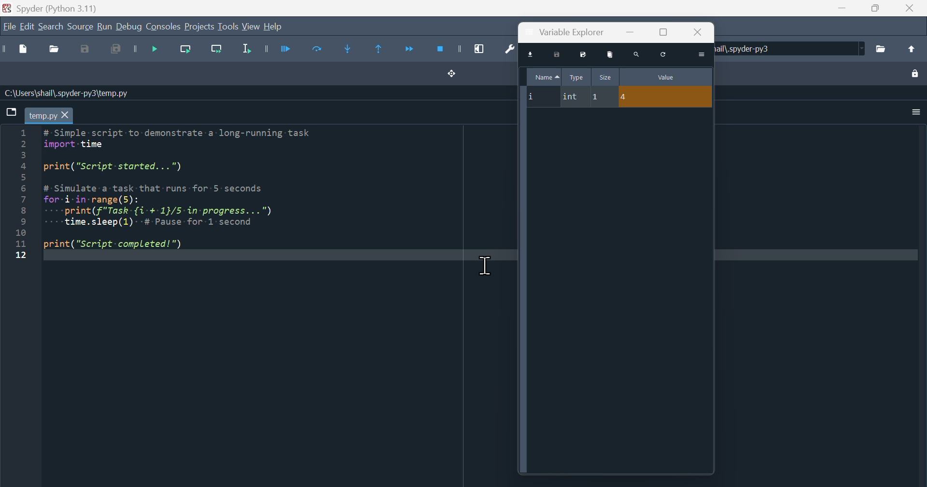 The image size is (927, 487). Describe the element at coordinates (117, 52) in the screenshot. I see `save all` at that location.